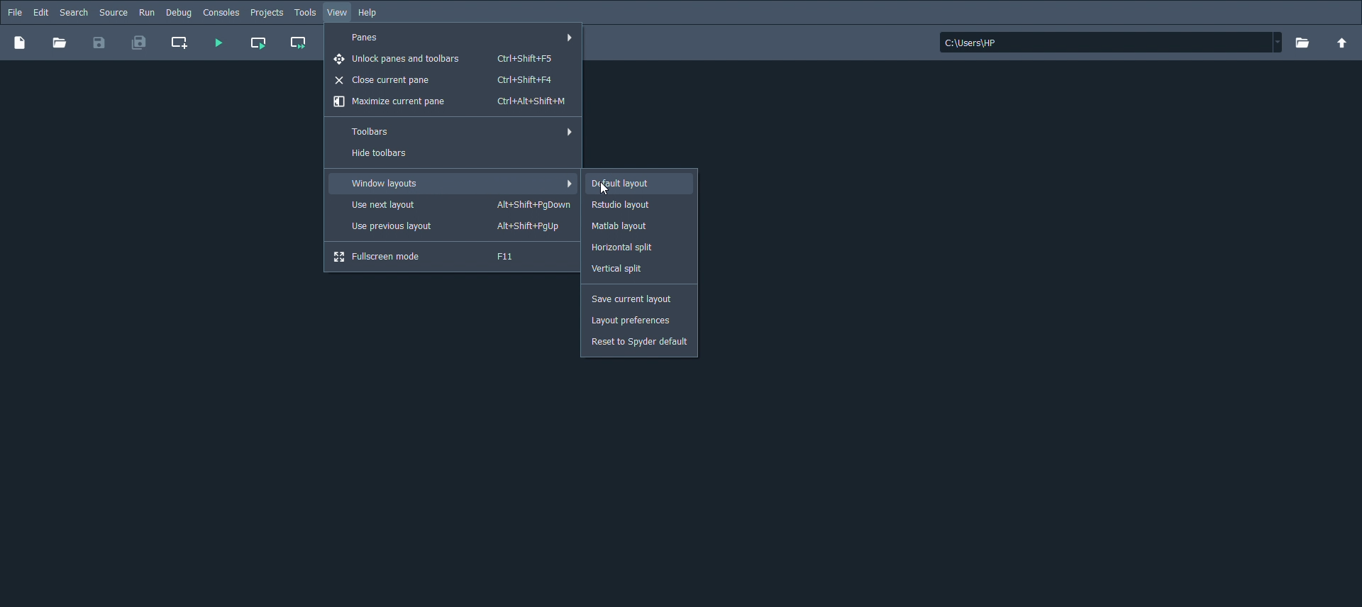 The height and width of the screenshot is (607, 1362). I want to click on Hide toolbars, so click(389, 153).